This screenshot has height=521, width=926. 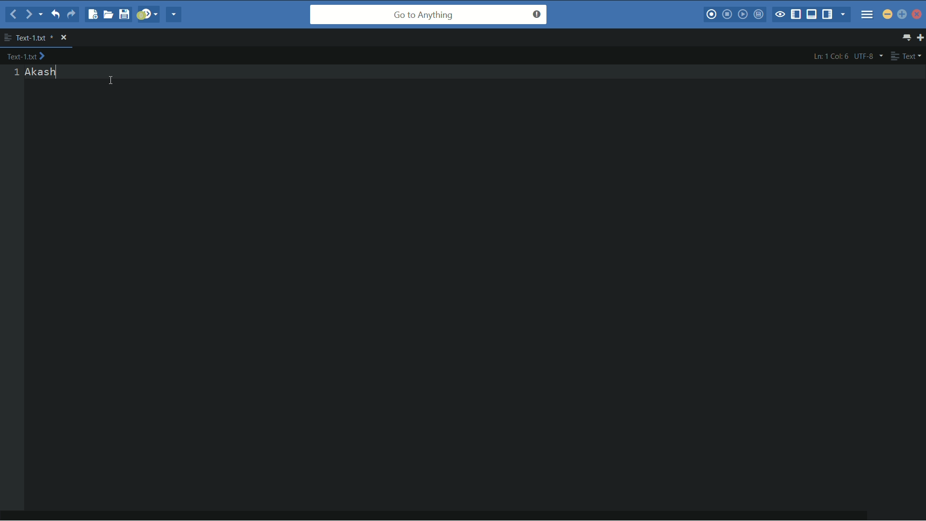 I want to click on close app, so click(x=917, y=14).